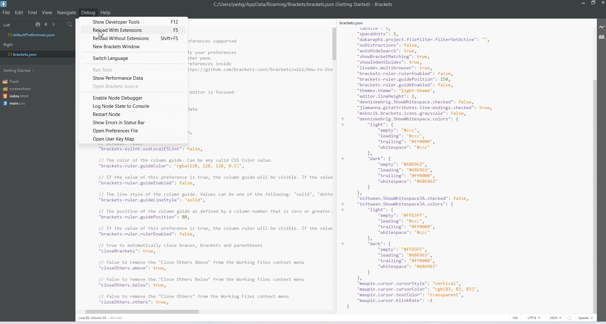  I want to click on Show Errors in Status Bar, so click(131, 122).